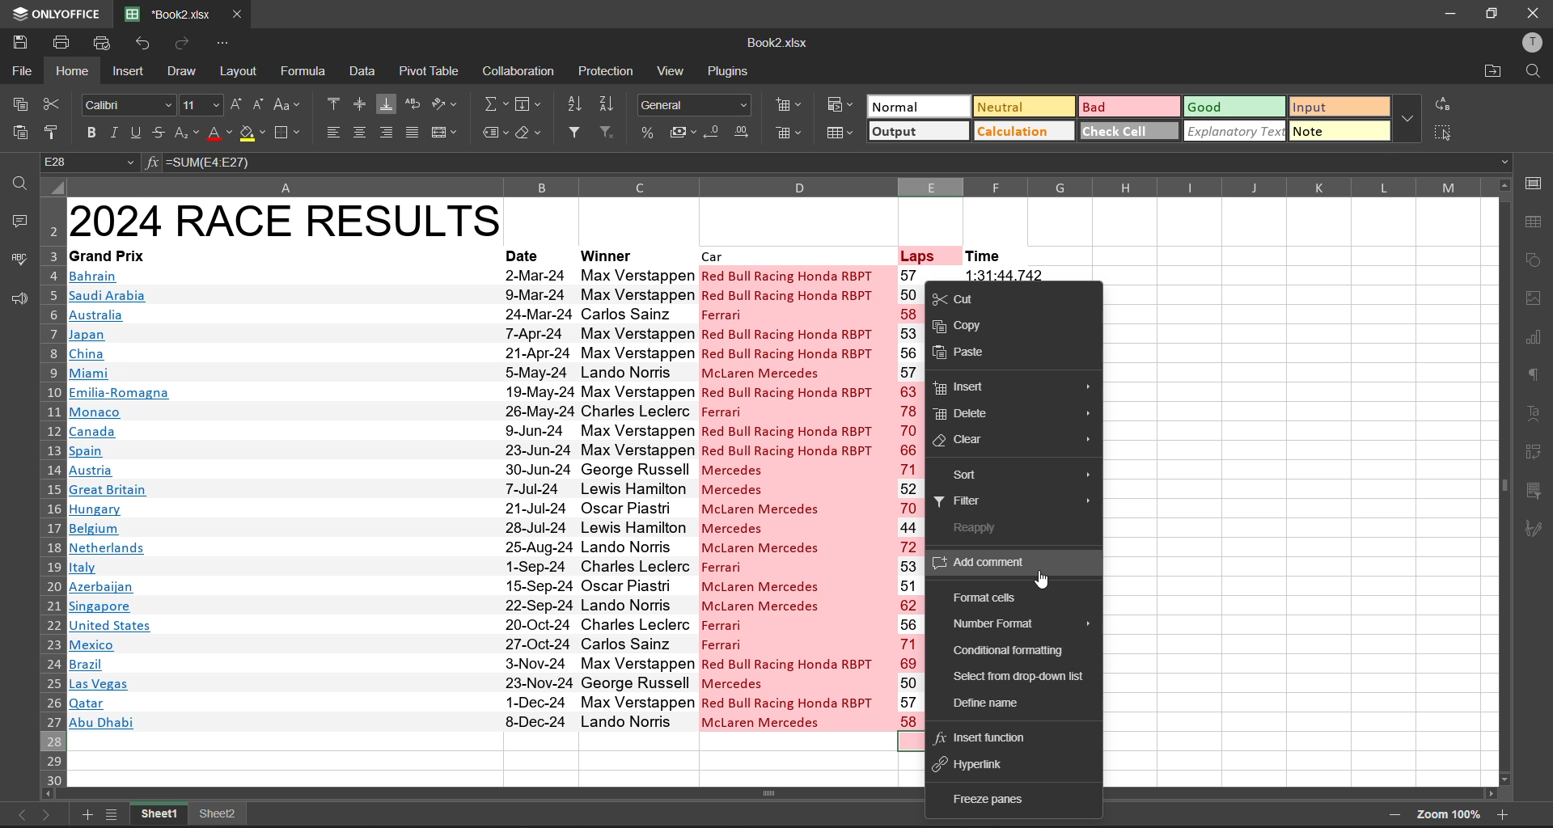 The image size is (1553, 828). I want to click on accounting, so click(680, 132).